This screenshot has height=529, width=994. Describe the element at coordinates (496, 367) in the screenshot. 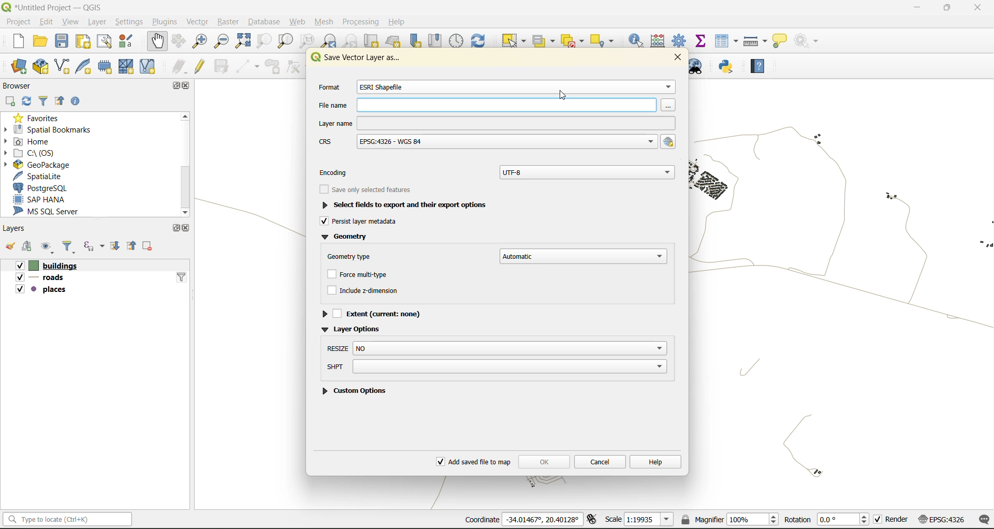

I see `shpt` at that location.